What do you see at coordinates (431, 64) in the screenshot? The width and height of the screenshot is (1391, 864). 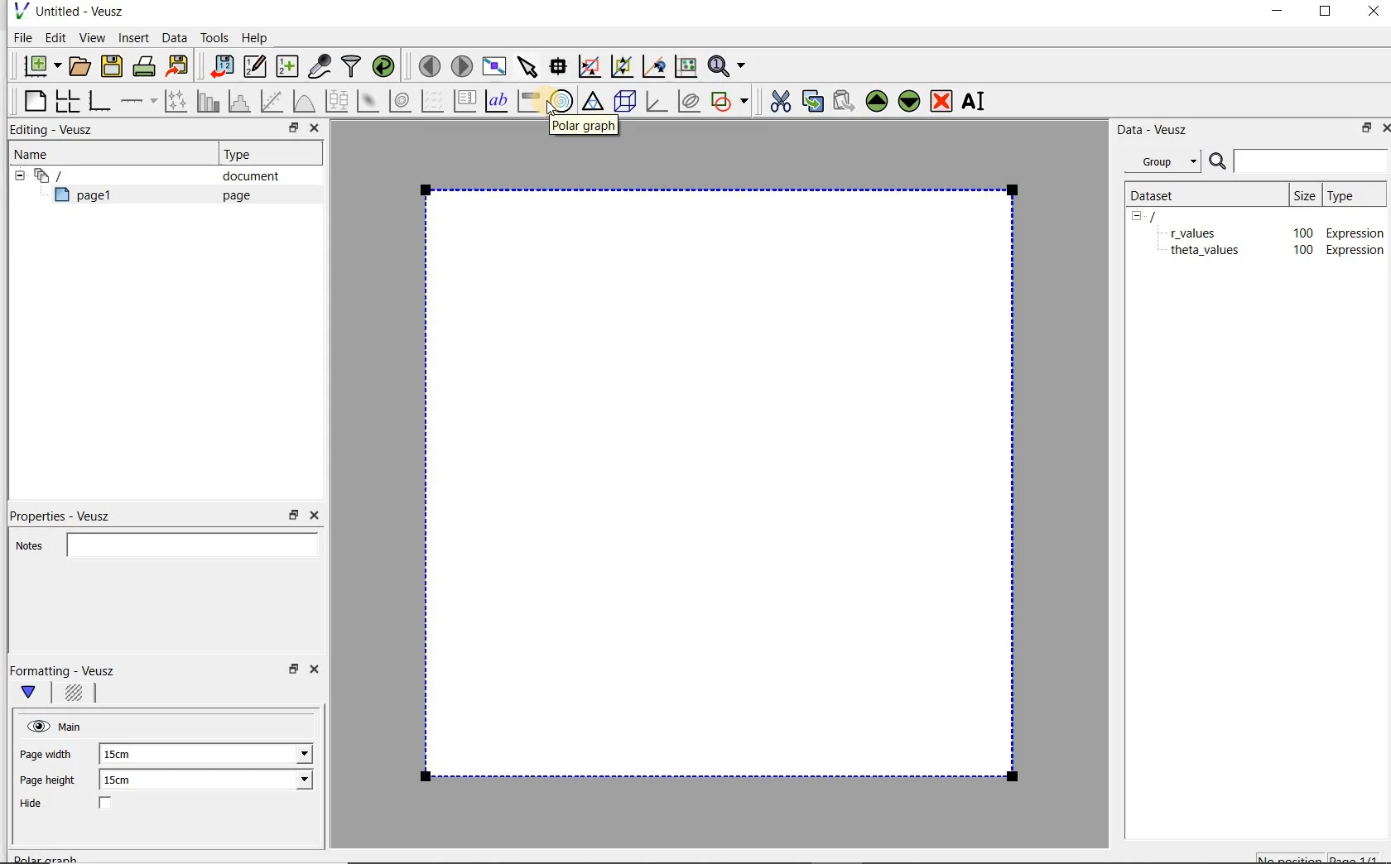 I see `move to the previous page` at bounding box center [431, 64].